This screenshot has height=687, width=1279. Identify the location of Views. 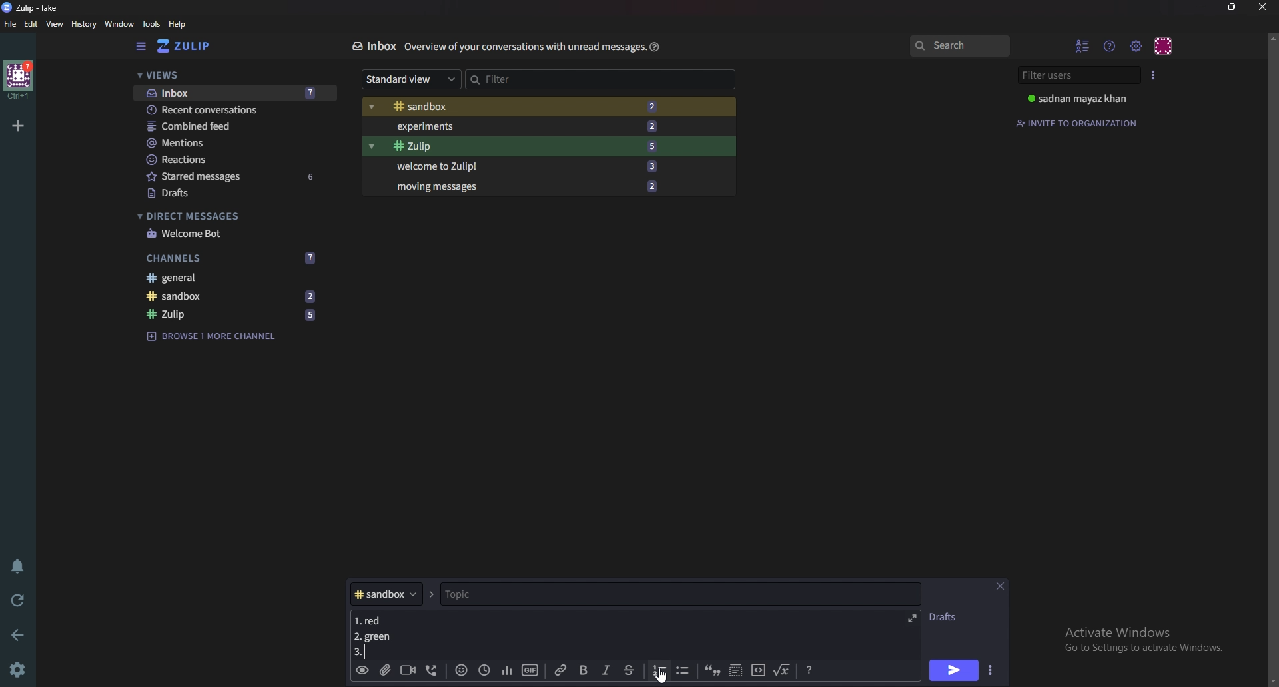
(228, 77).